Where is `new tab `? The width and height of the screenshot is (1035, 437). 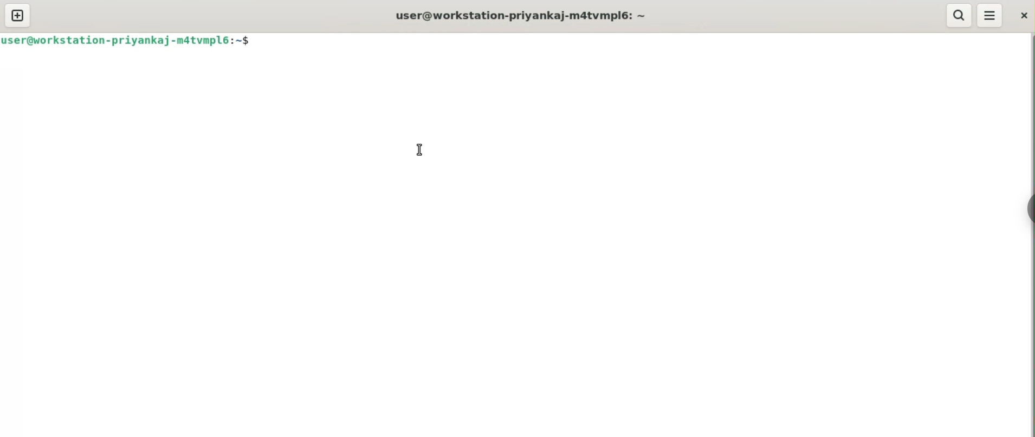 new tab  is located at coordinates (18, 15).